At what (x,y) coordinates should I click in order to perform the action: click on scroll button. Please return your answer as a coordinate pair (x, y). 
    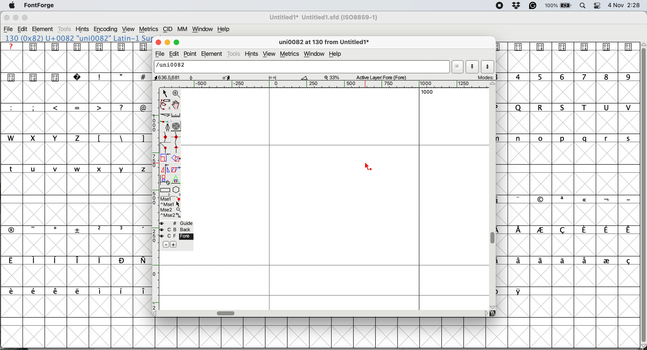
    Looking at the image, I should click on (157, 313).